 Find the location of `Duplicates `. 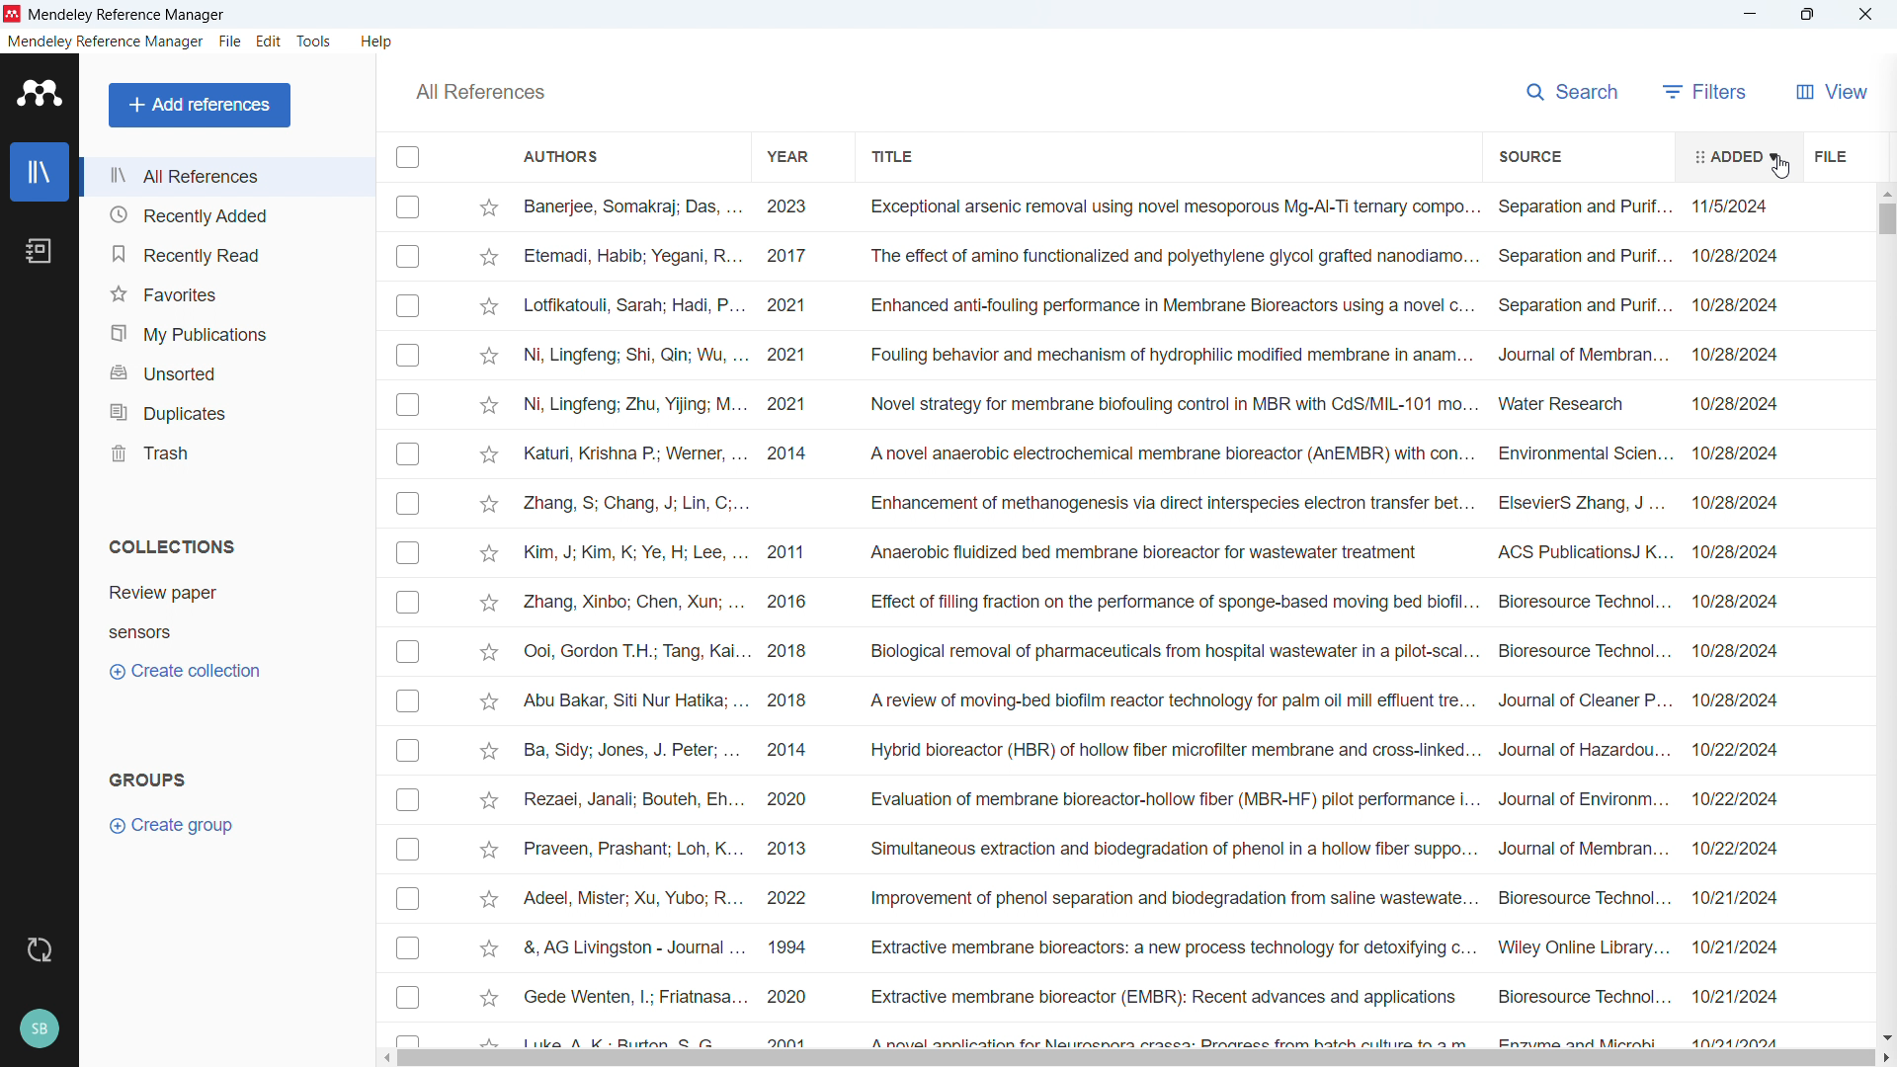

Duplicates  is located at coordinates (225, 408).